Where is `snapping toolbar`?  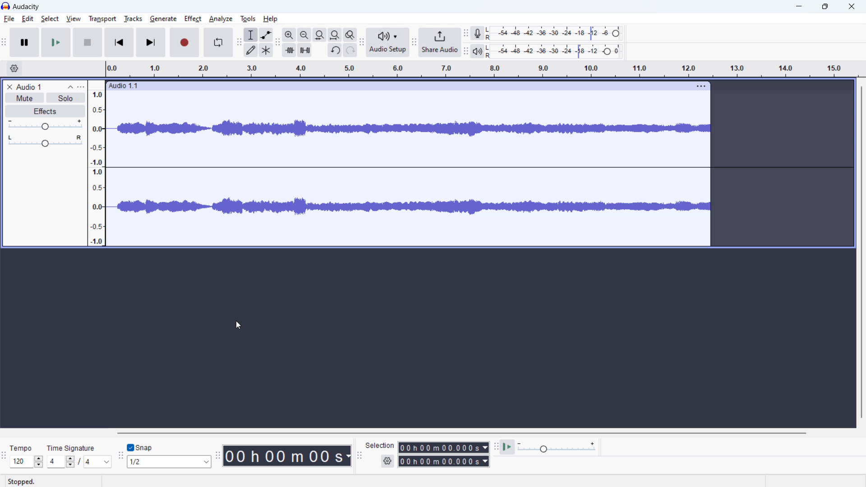 snapping toolbar is located at coordinates (120, 455).